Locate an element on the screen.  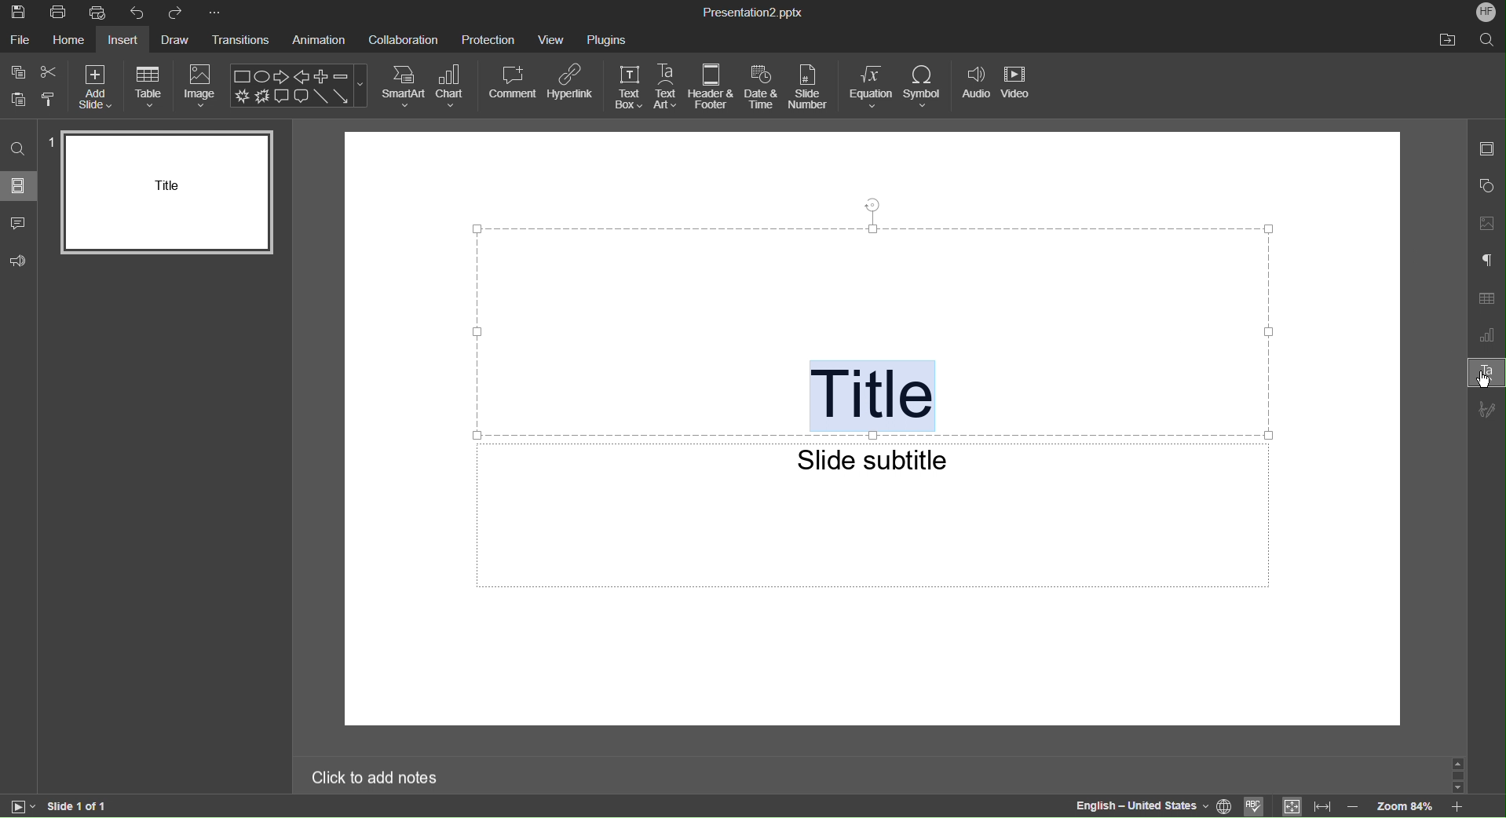
Audio is located at coordinates (976, 87).